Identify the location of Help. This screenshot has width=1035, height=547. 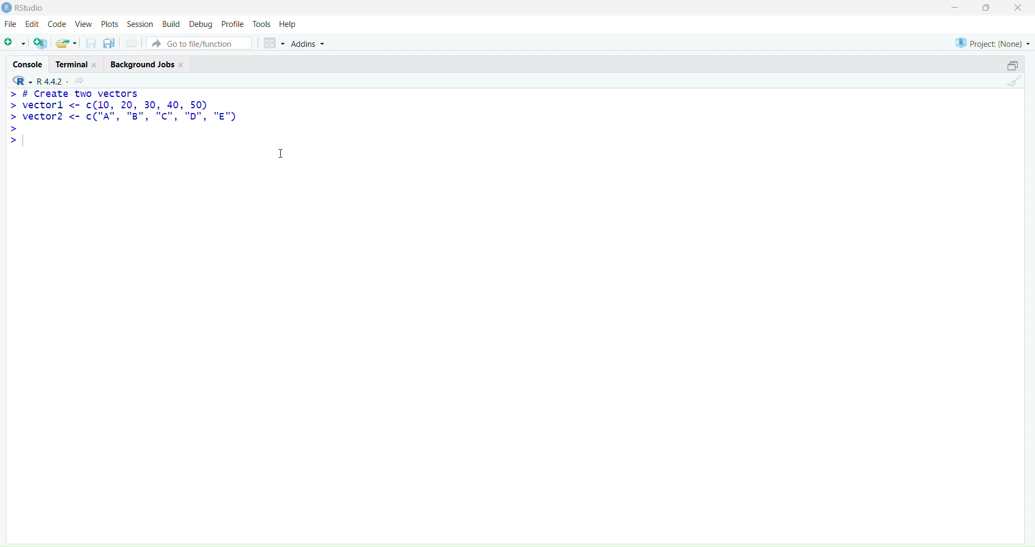
(288, 24).